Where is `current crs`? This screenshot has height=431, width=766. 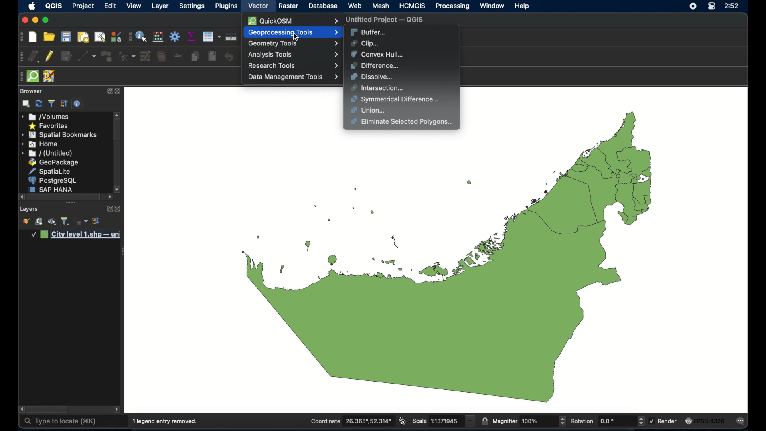
current crs is located at coordinates (705, 420).